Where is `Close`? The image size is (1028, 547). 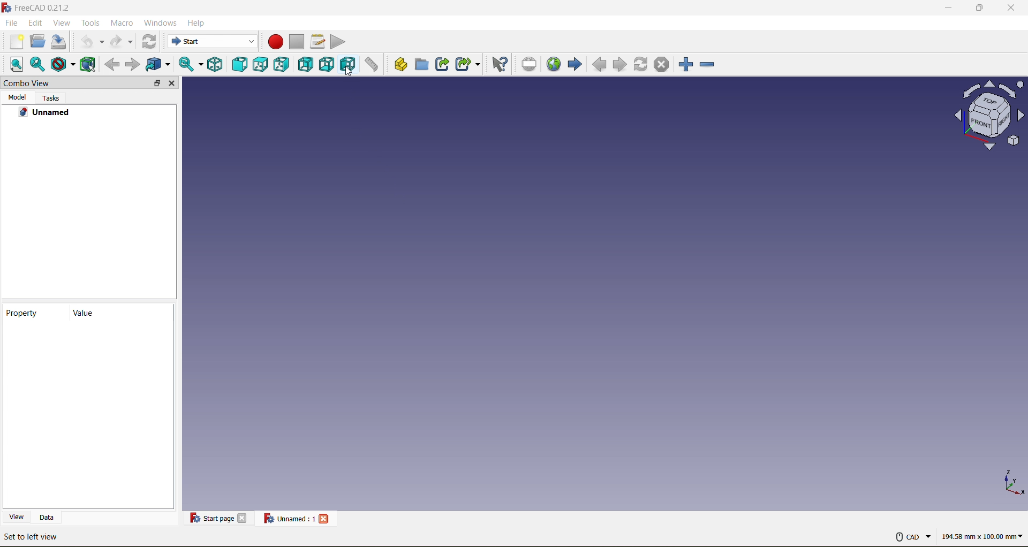 Close is located at coordinates (172, 83).